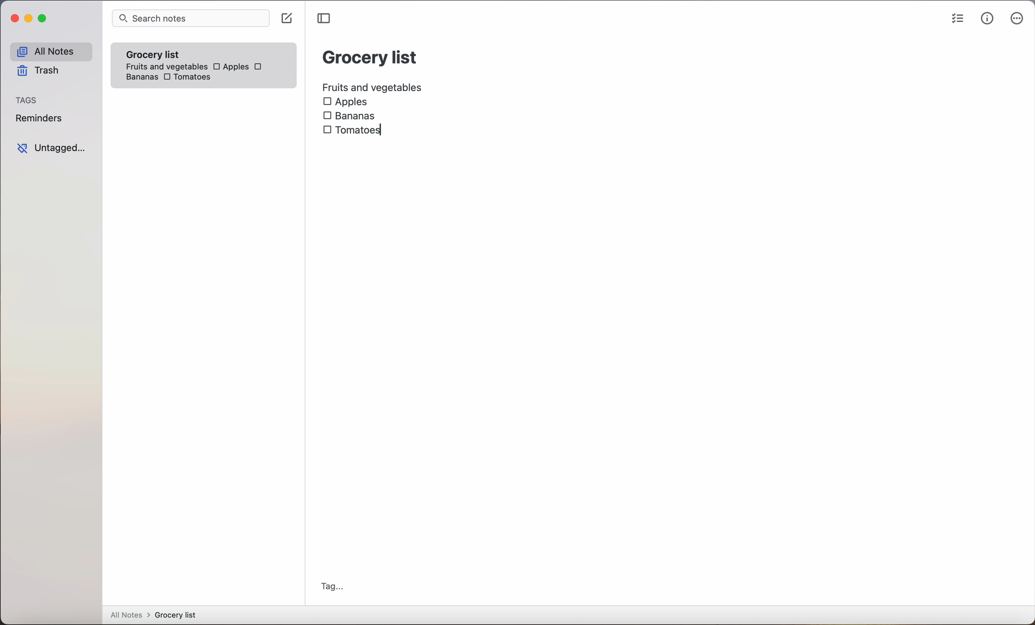  What do you see at coordinates (164, 57) in the screenshot?
I see `grocery list note fruits and vegetables` at bounding box center [164, 57].